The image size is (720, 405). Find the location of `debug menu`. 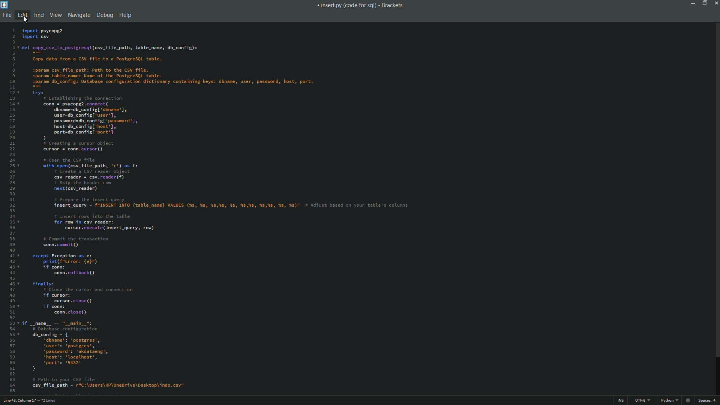

debug menu is located at coordinates (105, 15).